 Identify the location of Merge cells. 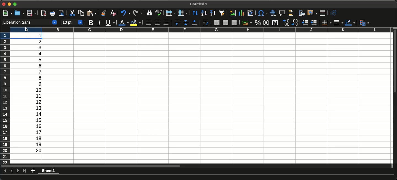
(226, 23).